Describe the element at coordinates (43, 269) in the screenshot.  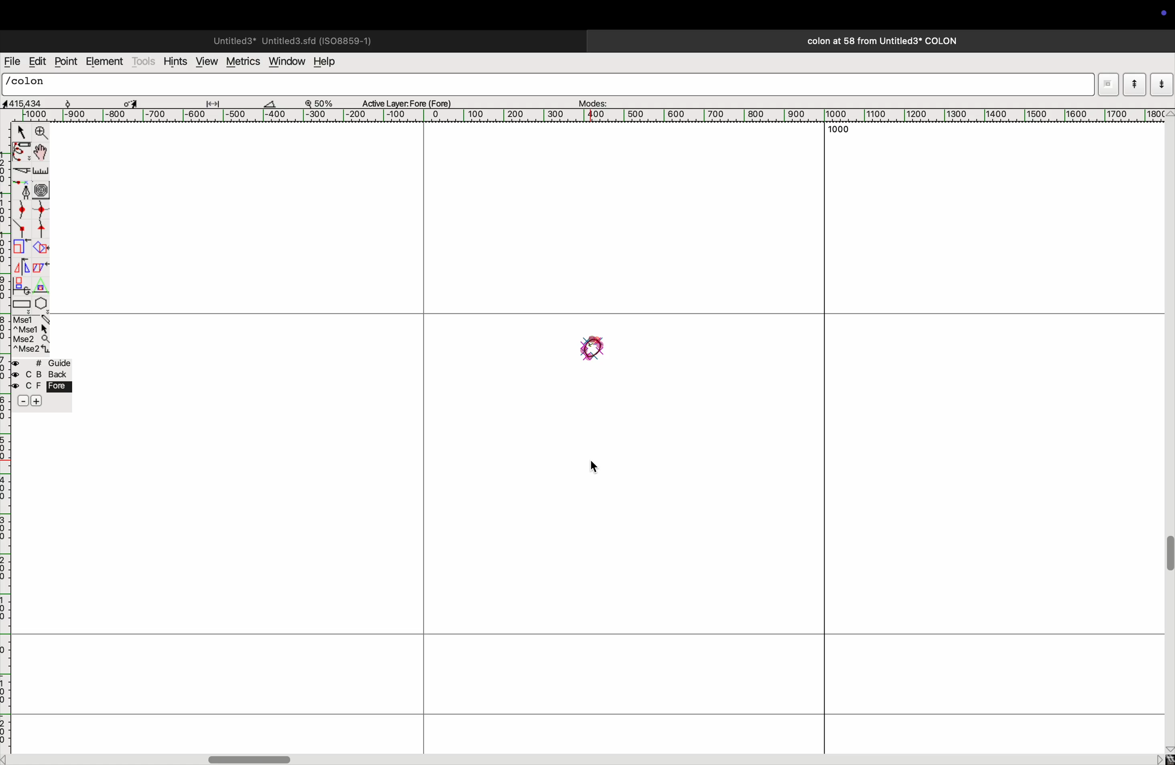
I see `copy` at that location.